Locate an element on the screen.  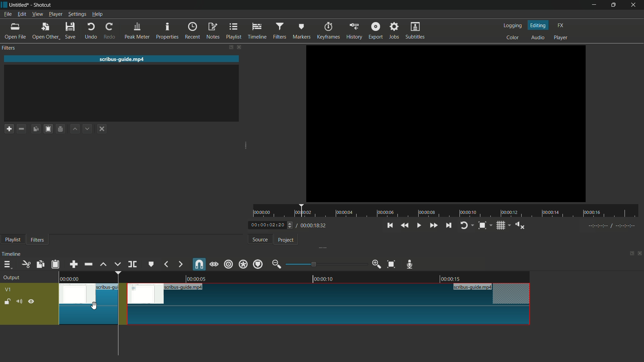
copy is located at coordinates (40, 265).